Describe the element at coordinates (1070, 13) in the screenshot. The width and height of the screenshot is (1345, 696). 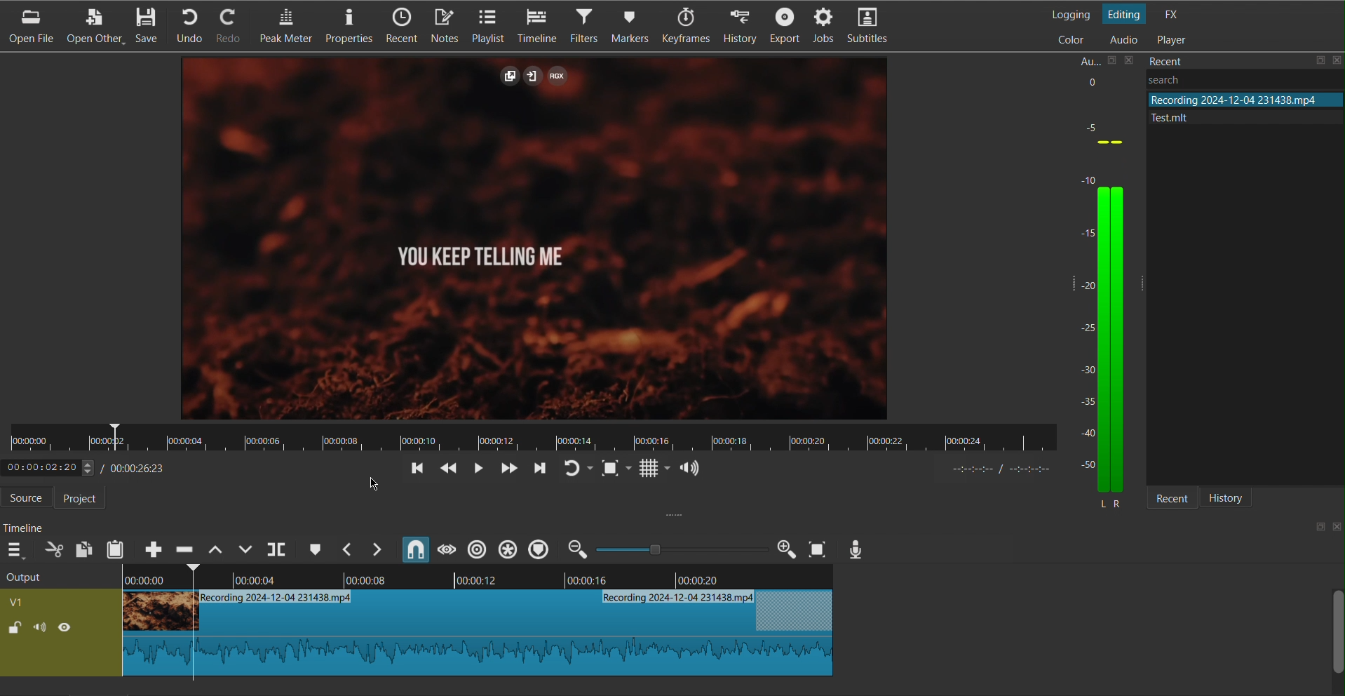
I see `Logging` at that location.